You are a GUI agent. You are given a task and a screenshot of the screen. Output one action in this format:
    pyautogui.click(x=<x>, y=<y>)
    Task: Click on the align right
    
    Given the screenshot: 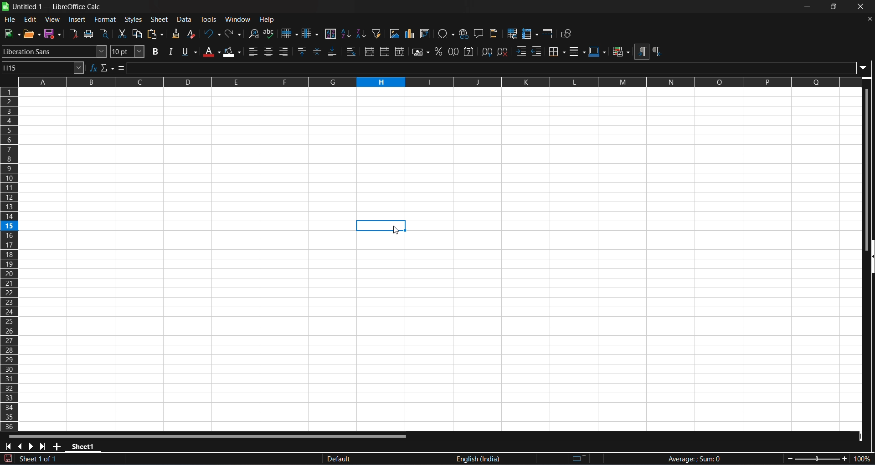 What is the action you would take?
    pyautogui.click(x=285, y=51)
    